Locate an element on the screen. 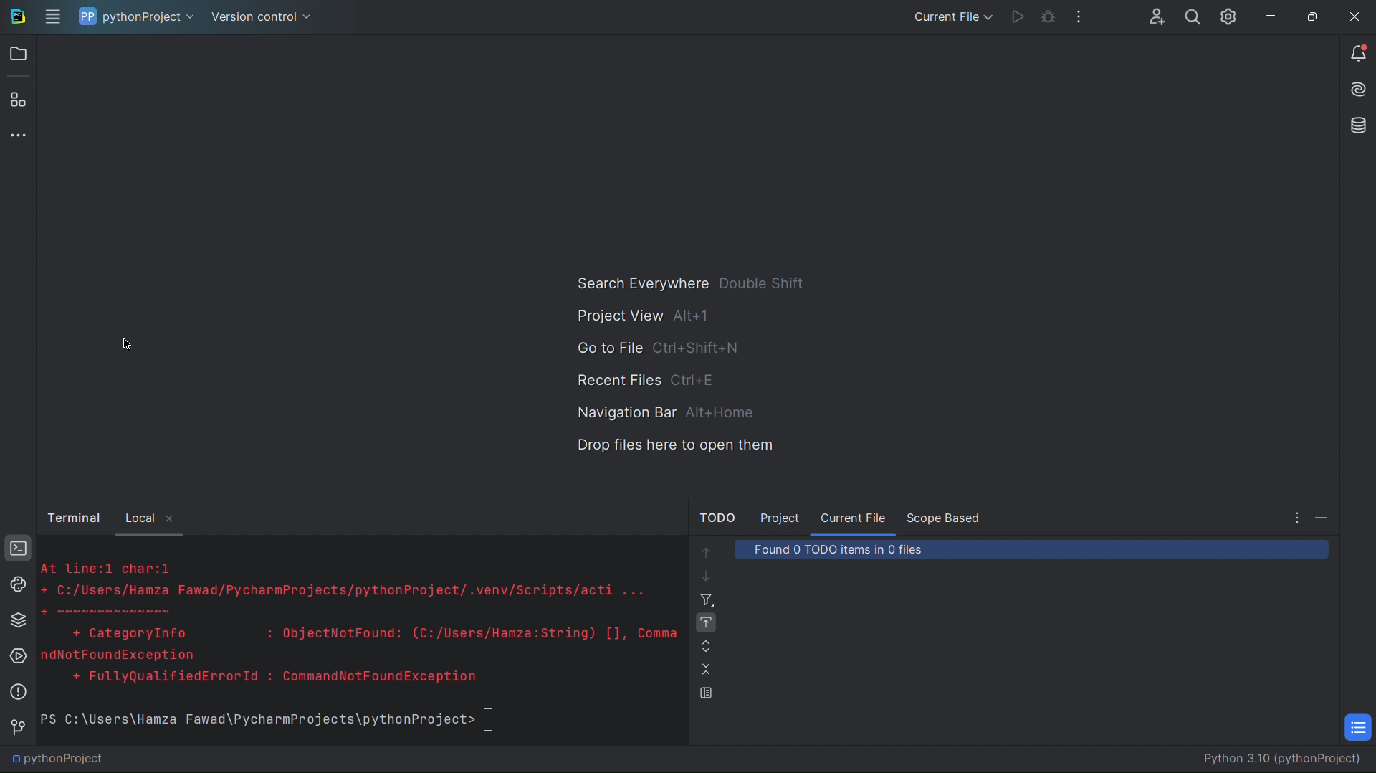 Image resolution: width=1376 pixels, height=773 pixels. Install AI Assistant is located at coordinates (1354, 91).